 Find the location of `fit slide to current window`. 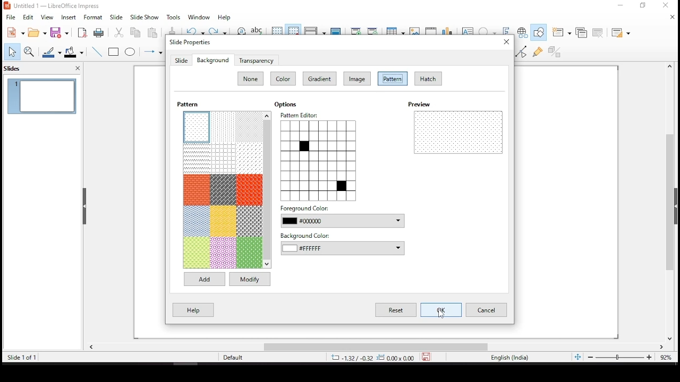

fit slide to current window is located at coordinates (576, 356).